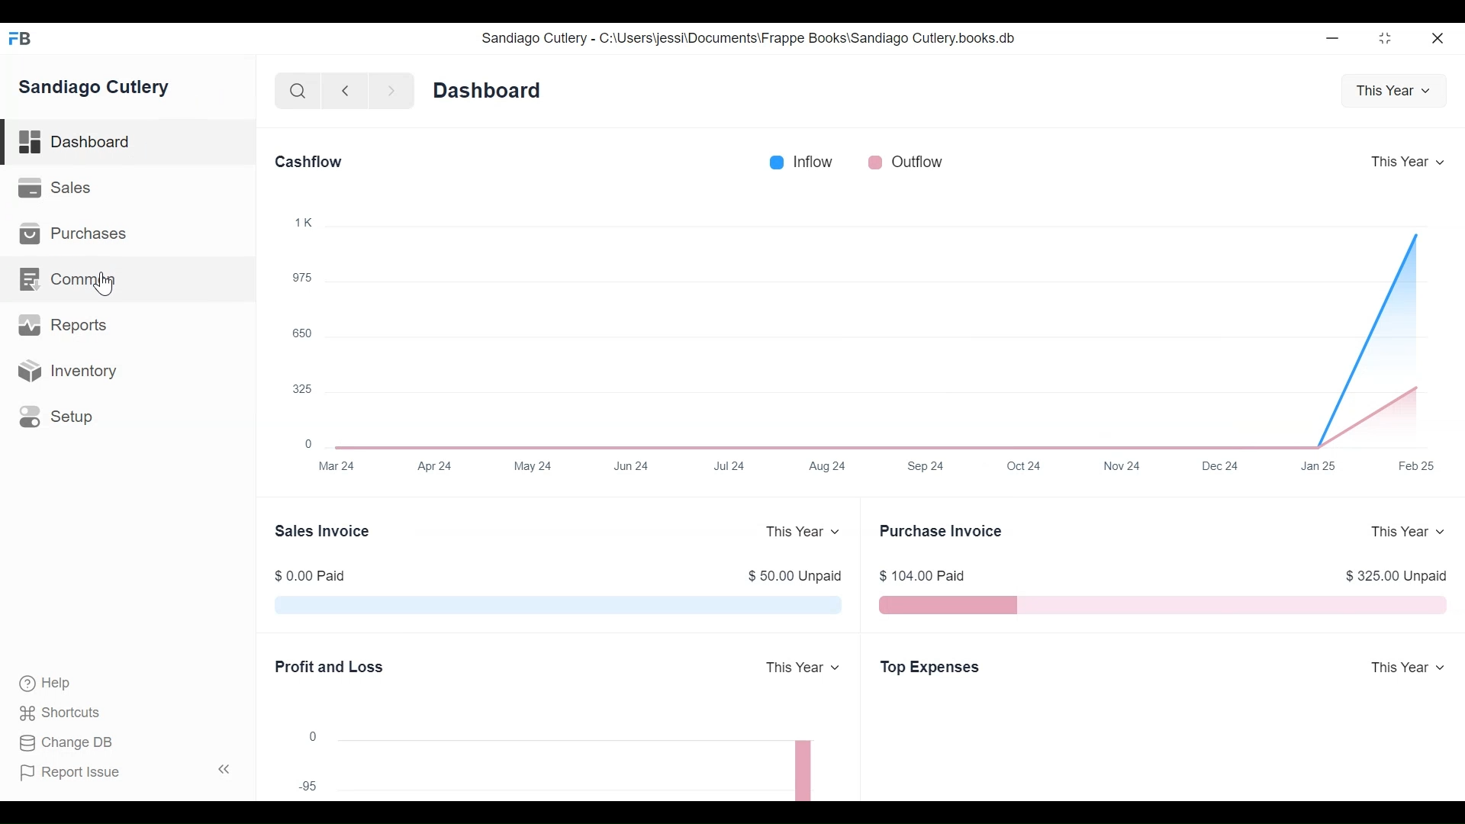 This screenshot has width=1465, height=824. What do you see at coordinates (816, 162) in the screenshot?
I see `Inflow` at bounding box center [816, 162].